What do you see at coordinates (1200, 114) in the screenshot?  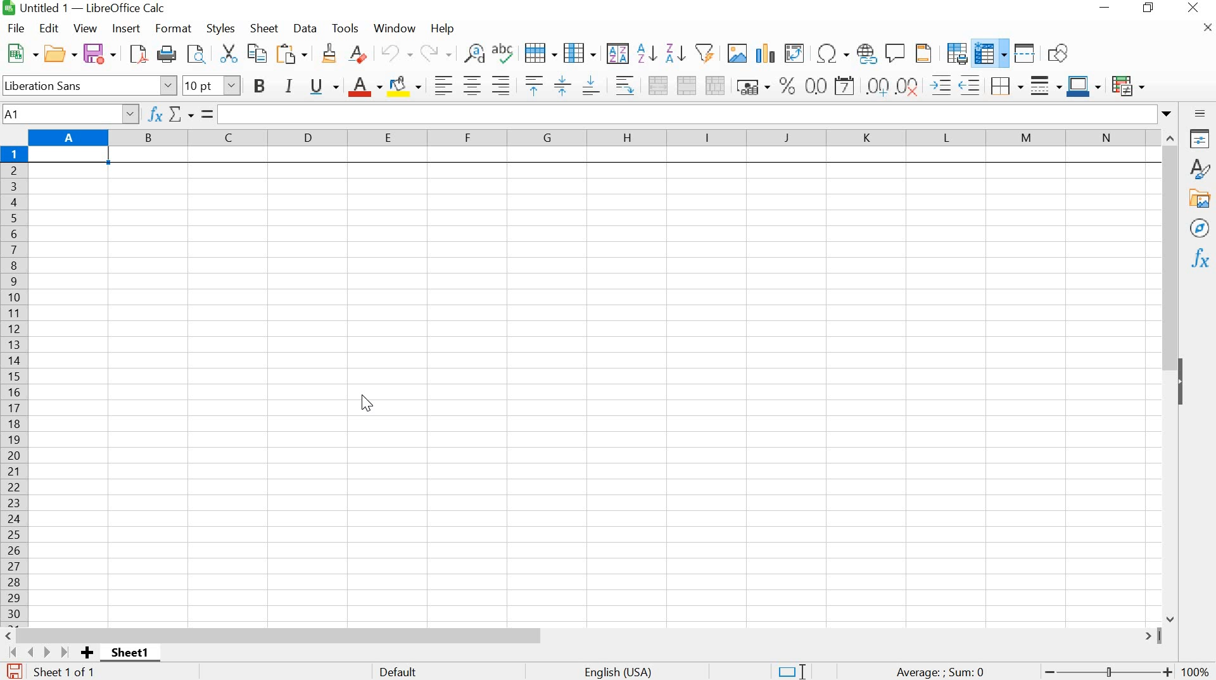 I see `SIDEBAR SETTINGS` at bounding box center [1200, 114].